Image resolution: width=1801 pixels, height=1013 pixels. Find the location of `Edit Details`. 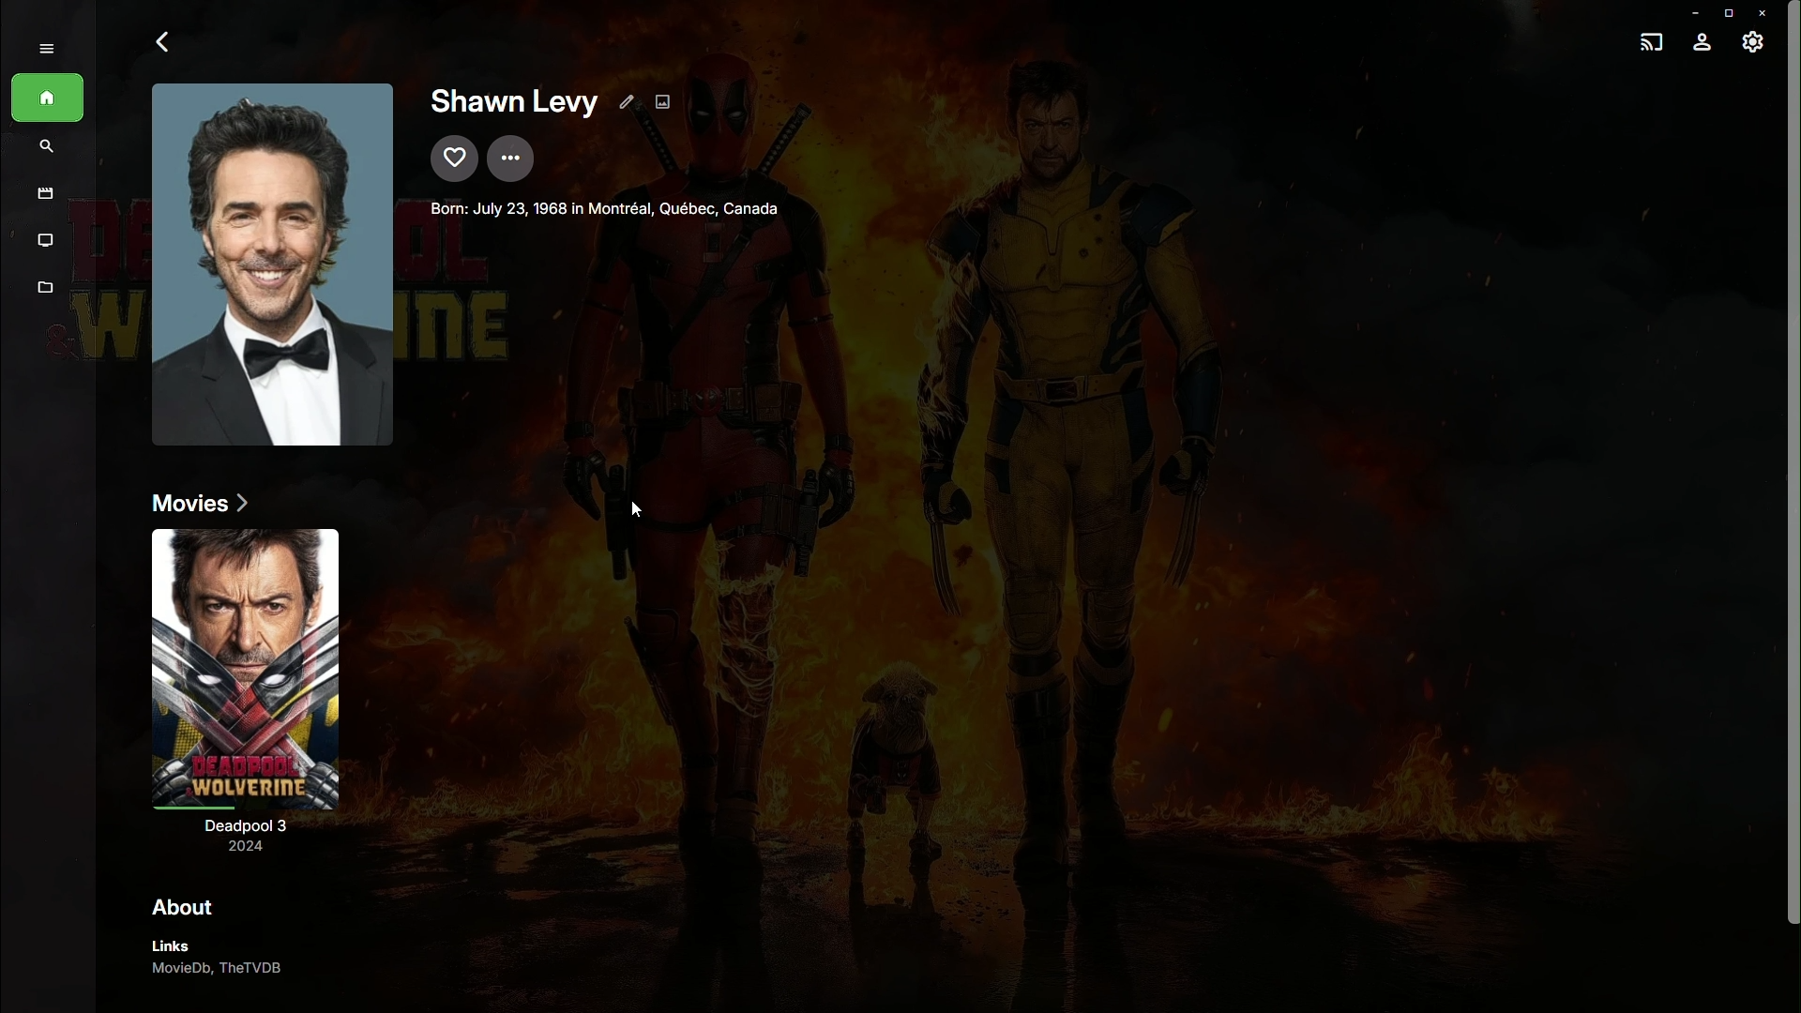

Edit Details is located at coordinates (653, 99).